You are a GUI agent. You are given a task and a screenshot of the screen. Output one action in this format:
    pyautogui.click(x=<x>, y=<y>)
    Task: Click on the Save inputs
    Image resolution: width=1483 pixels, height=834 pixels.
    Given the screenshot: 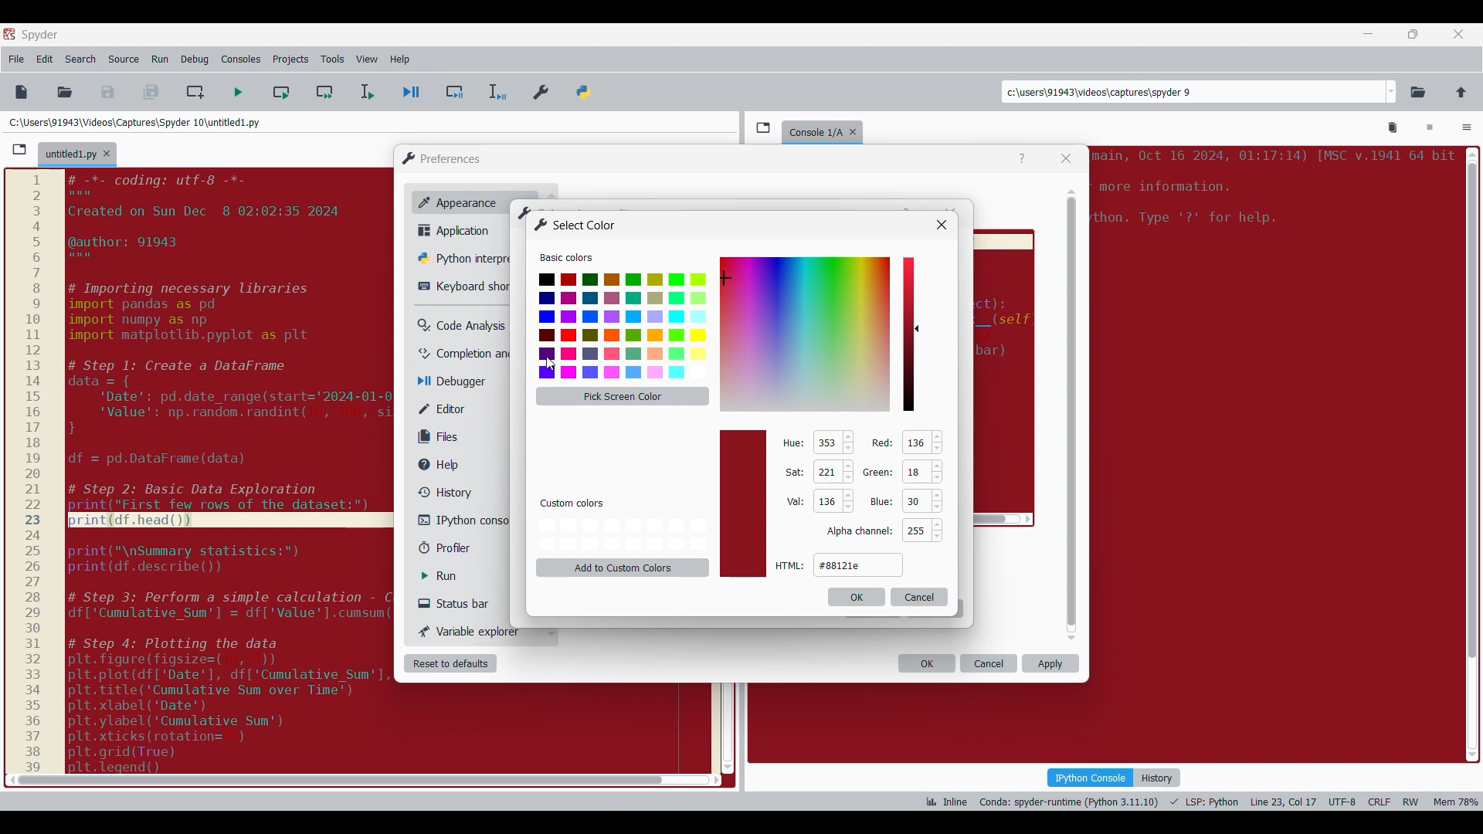 What is the action you would take?
    pyautogui.click(x=856, y=597)
    